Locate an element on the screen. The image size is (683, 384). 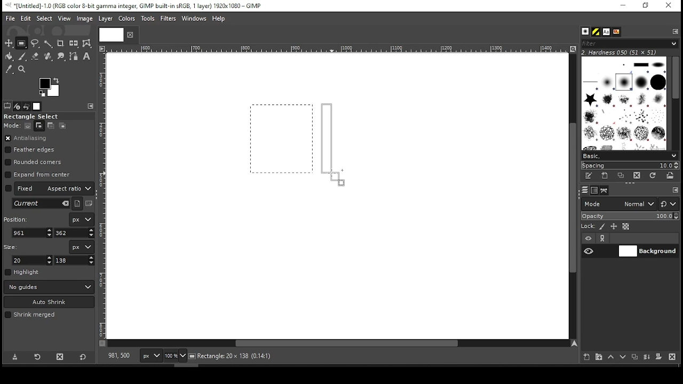
move: is located at coordinates (12, 125).